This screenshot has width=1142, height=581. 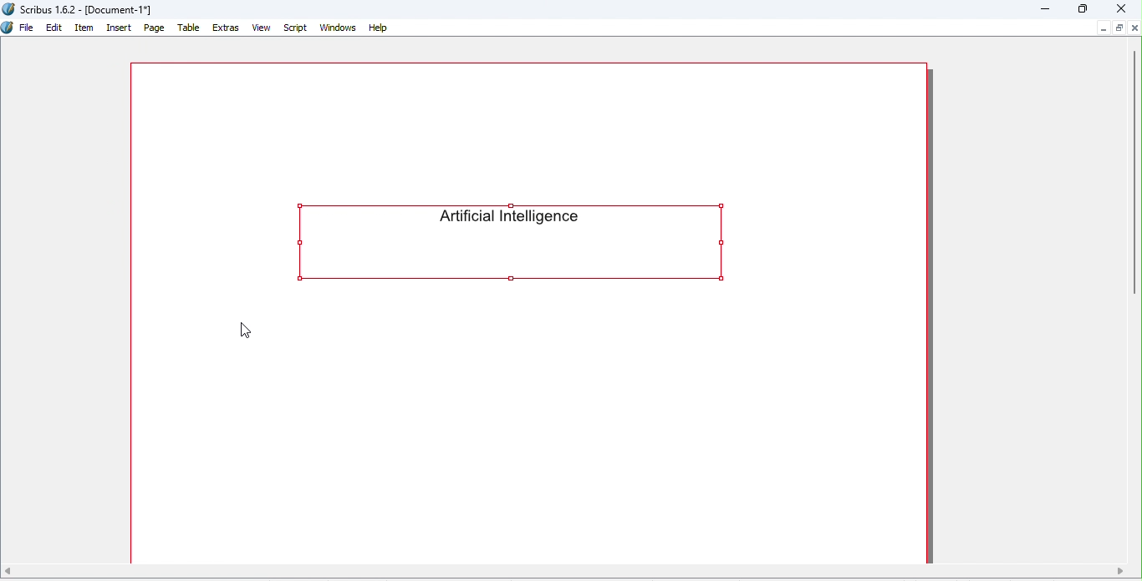 What do you see at coordinates (1045, 9) in the screenshot?
I see `Minimize` at bounding box center [1045, 9].